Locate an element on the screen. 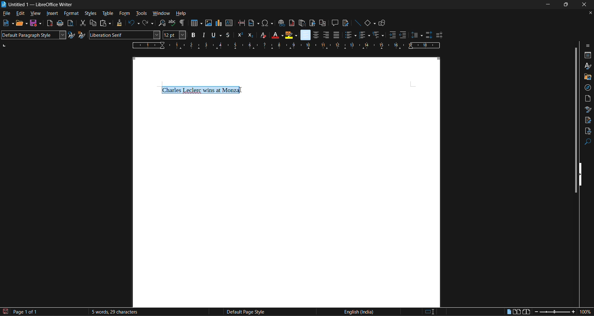 The width and height of the screenshot is (594, 316). insert endnote is located at coordinates (302, 23).